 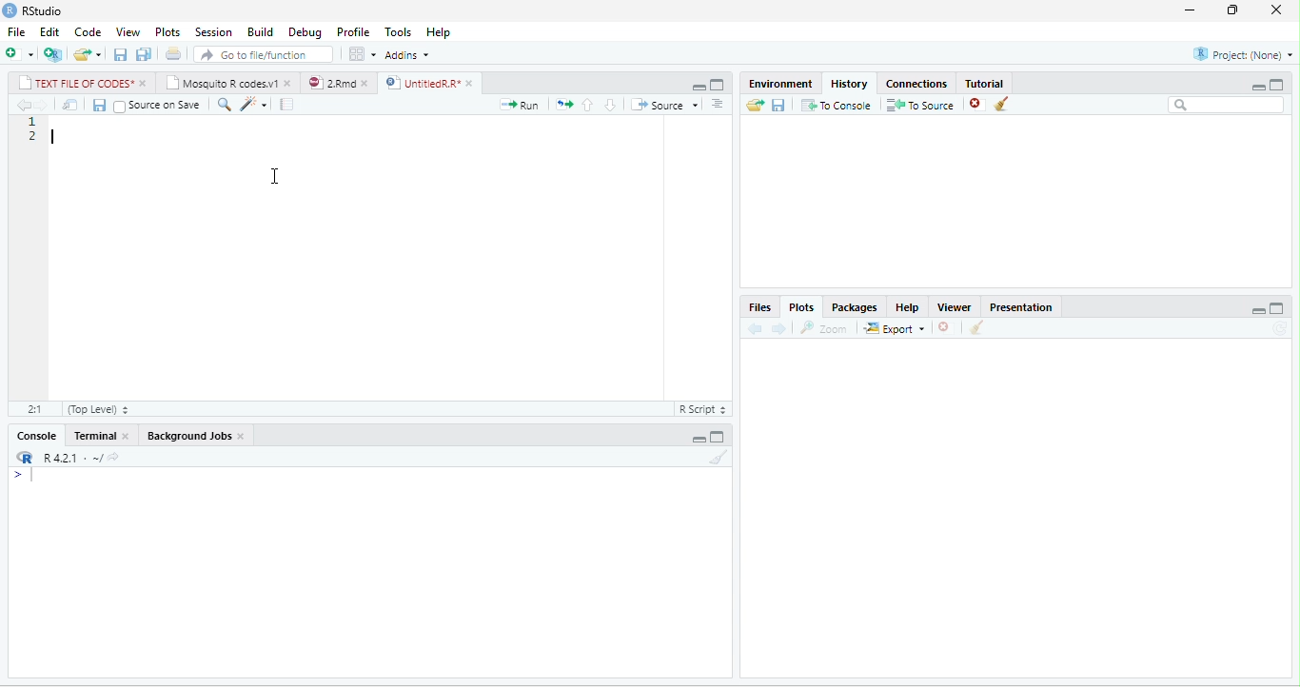 What do you see at coordinates (99, 409) in the screenshot?
I see `Top Level` at bounding box center [99, 409].